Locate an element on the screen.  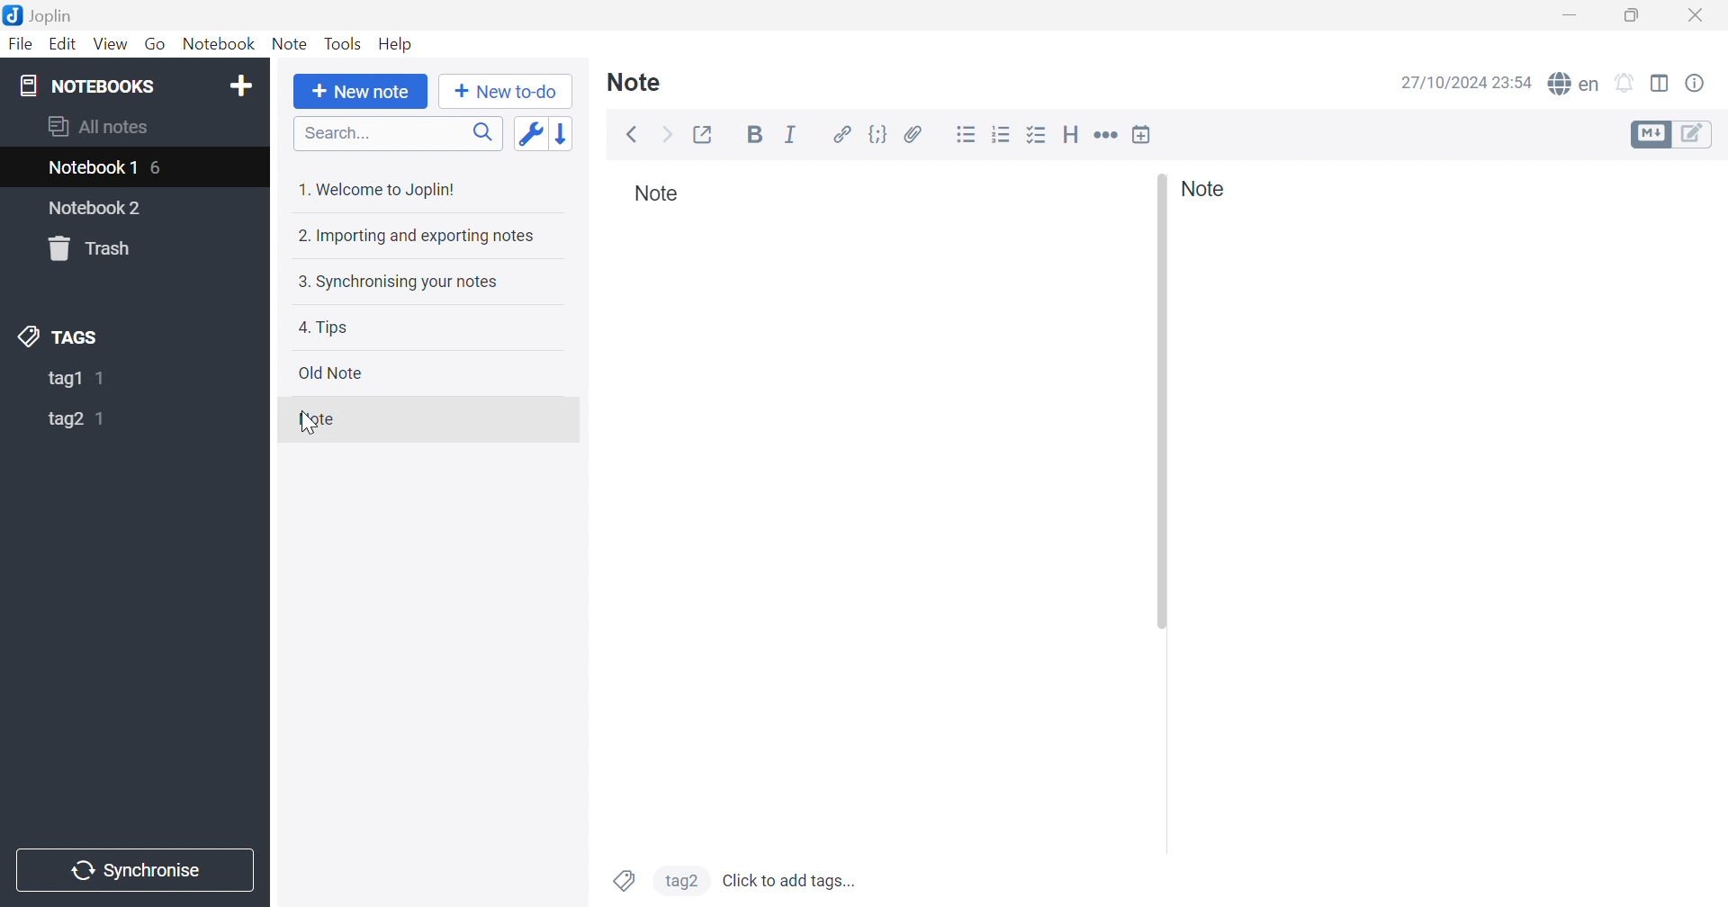
Set alarm is located at coordinates (1624, 82).